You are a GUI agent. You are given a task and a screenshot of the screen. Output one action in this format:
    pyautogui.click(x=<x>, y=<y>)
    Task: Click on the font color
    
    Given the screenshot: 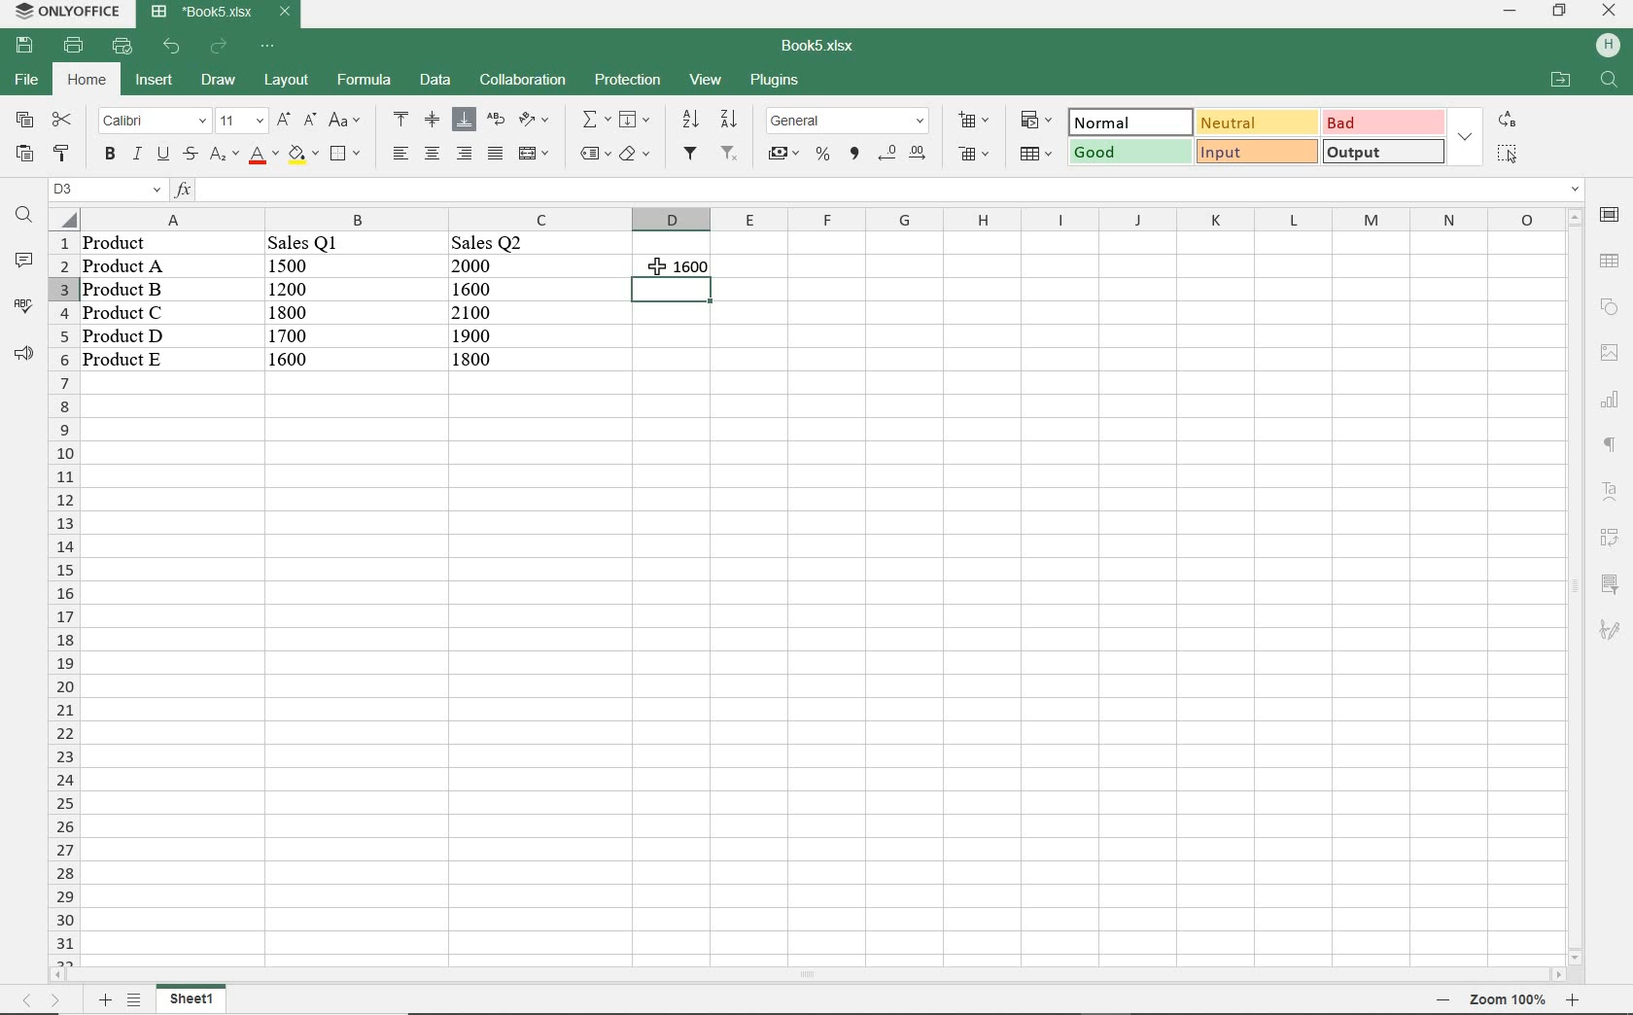 What is the action you would take?
    pyautogui.click(x=260, y=156)
    